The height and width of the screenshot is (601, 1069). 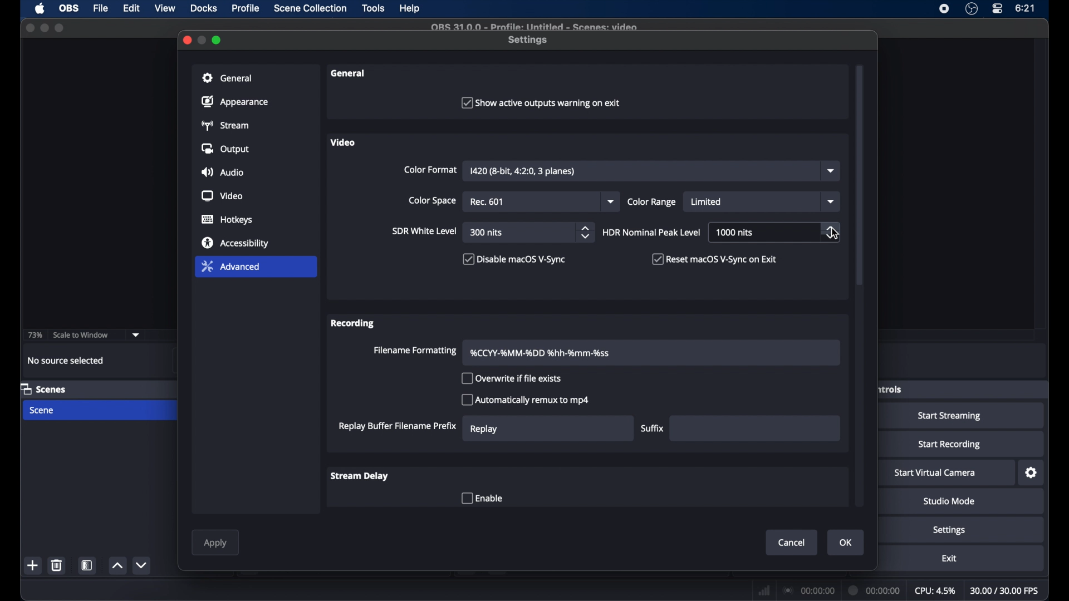 What do you see at coordinates (30, 27) in the screenshot?
I see `close` at bounding box center [30, 27].